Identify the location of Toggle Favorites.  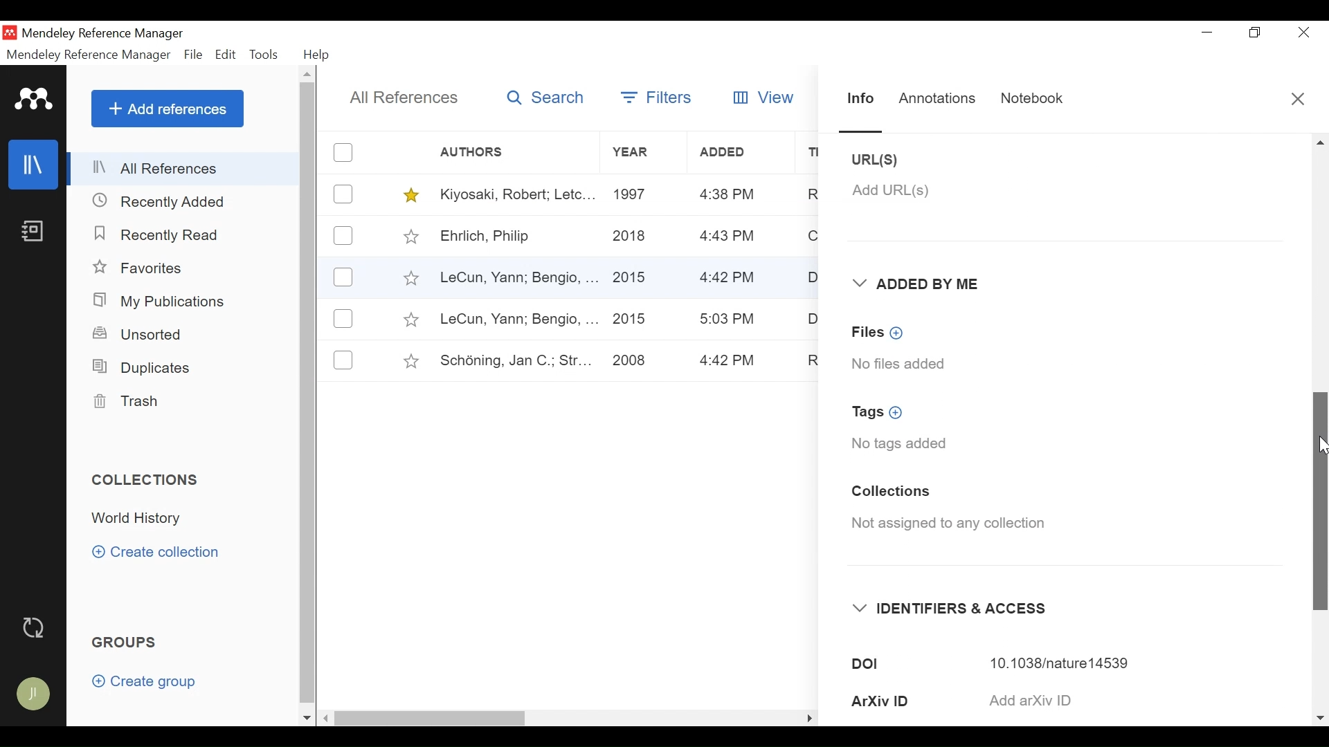
(410, 236).